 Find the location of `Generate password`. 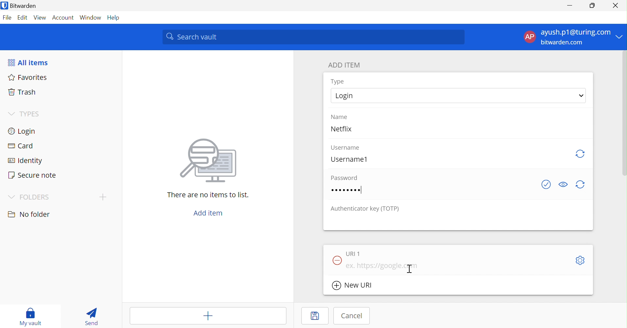

Generate password is located at coordinates (580, 185).